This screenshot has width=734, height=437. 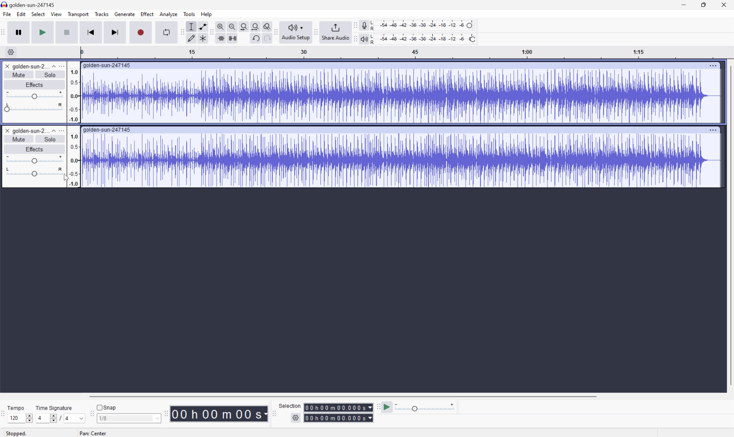 I want to click on golden-sun-2, so click(x=30, y=67).